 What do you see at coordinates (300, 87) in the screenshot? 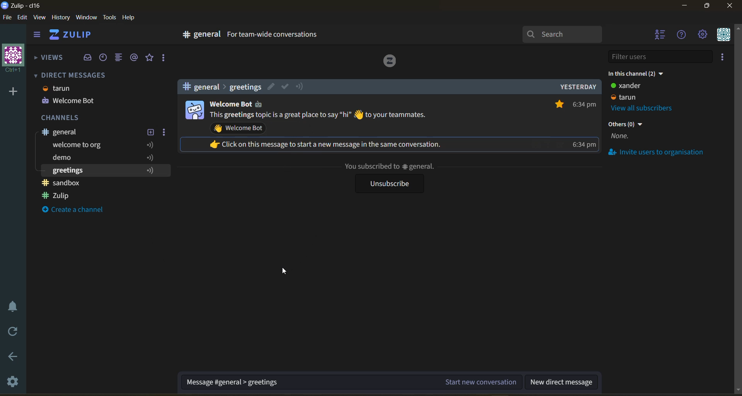
I see `notify` at bounding box center [300, 87].